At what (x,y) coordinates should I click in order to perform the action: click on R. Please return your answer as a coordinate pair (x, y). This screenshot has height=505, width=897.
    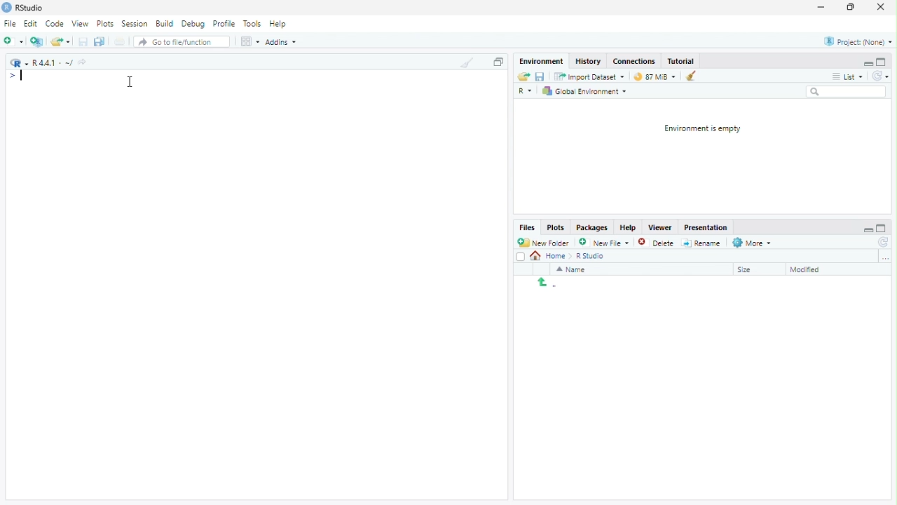
    Looking at the image, I should click on (527, 92).